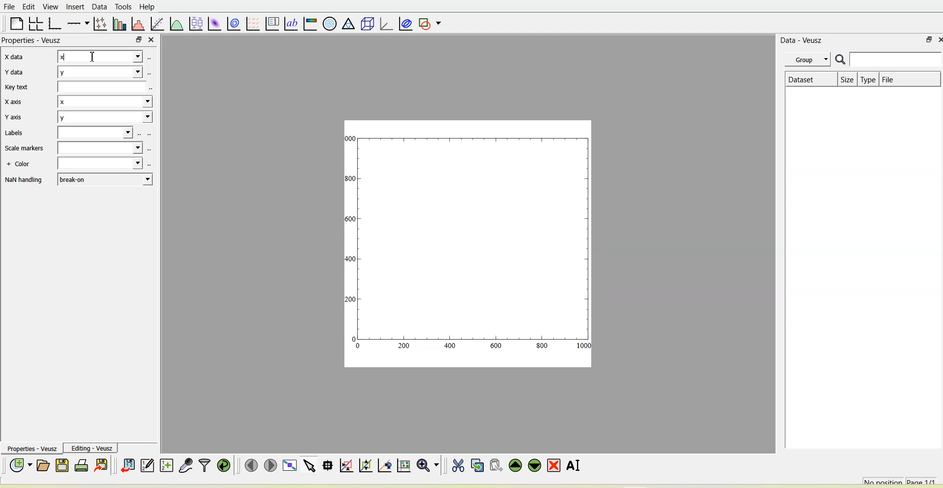 The image size is (943, 488). Describe the element at coordinates (152, 134) in the screenshot. I see `select using dataset browser` at that location.